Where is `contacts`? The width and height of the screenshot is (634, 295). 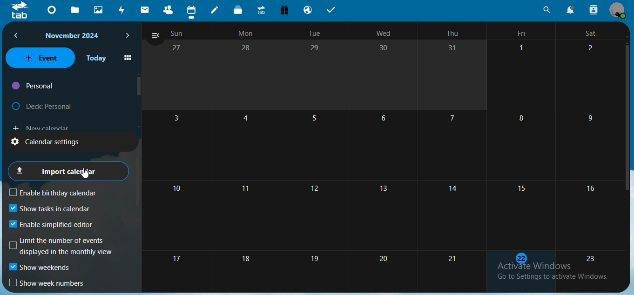 contacts is located at coordinates (168, 9).